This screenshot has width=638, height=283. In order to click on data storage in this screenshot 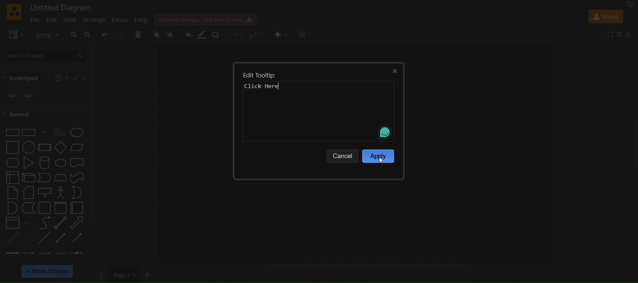, I will do `click(27, 208)`.